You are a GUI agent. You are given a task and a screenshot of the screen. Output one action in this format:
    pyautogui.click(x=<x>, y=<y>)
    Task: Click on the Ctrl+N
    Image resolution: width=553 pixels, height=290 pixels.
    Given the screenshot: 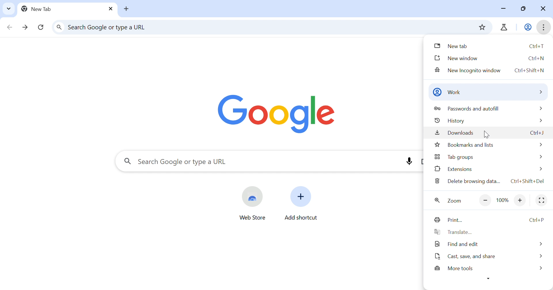 What is the action you would take?
    pyautogui.click(x=537, y=58)
    